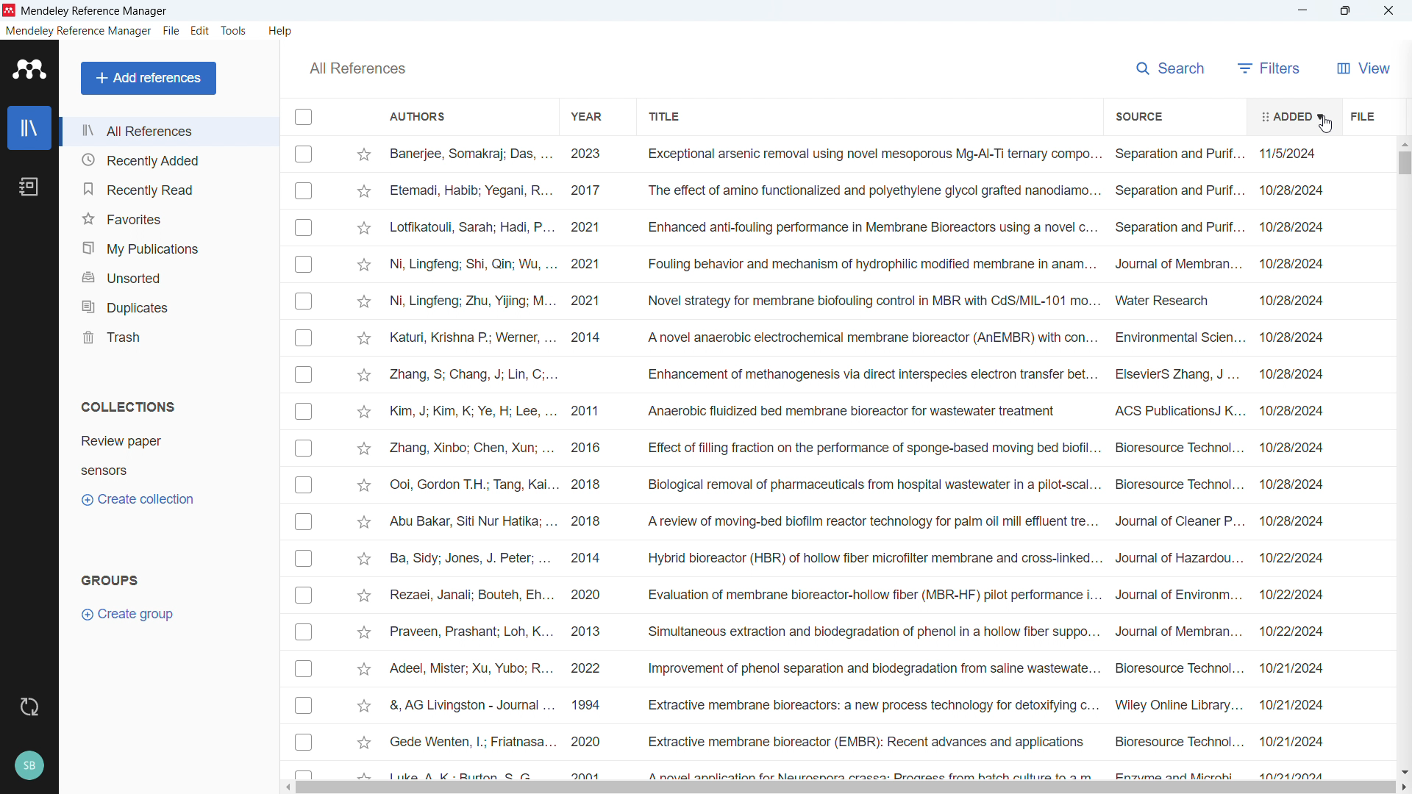  Describe the element at coordinates (282, 31) in the screenshot. I see `help` at that location.